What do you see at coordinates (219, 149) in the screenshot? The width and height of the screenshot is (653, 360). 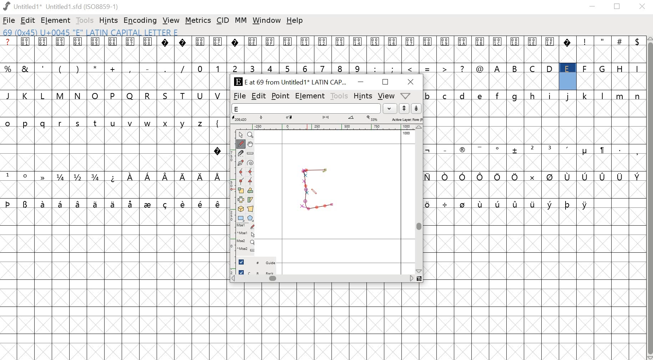 I see `special character` at bounding box center [219, 149].